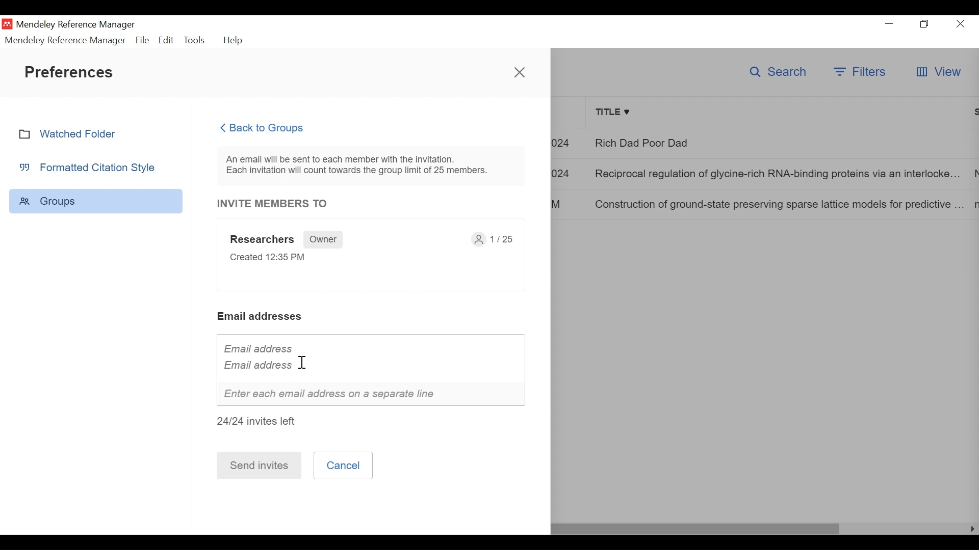 This screenshot has height=550, width=979. I want to click on Researchers, so click(263, 240).